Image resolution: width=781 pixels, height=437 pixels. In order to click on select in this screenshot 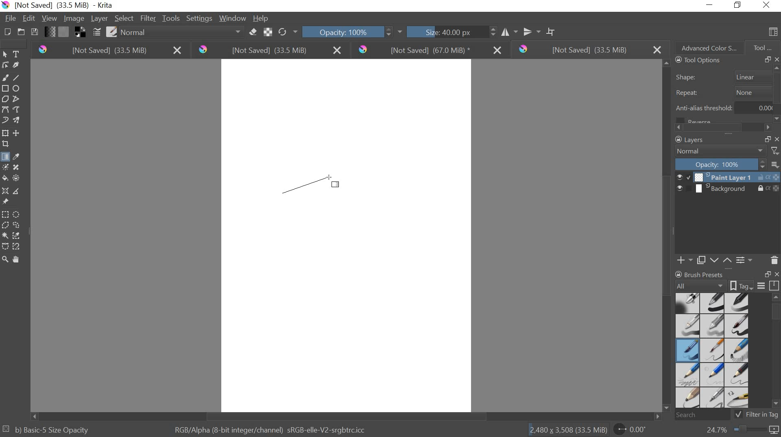, I will do `click(7, 55)`.